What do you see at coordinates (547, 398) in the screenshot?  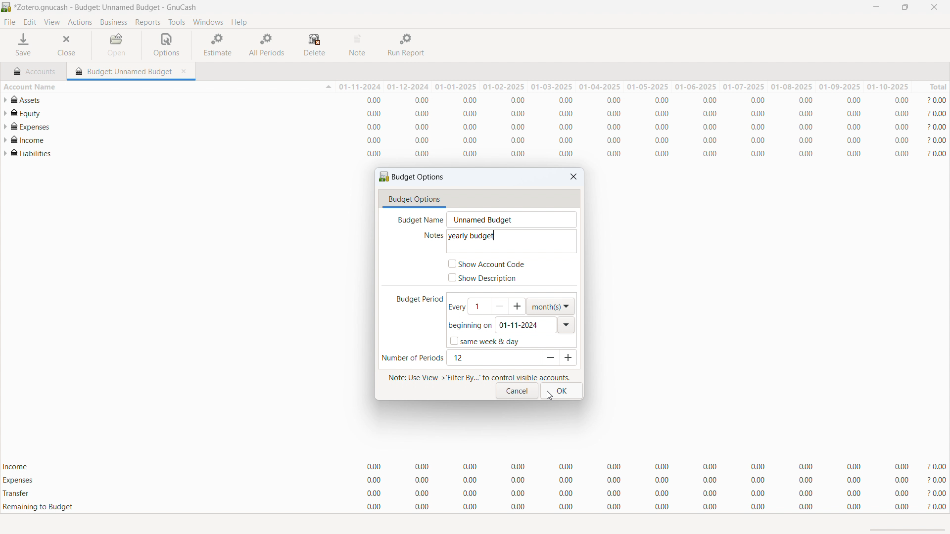 I see `cursor` at bounding box center [547, 398].